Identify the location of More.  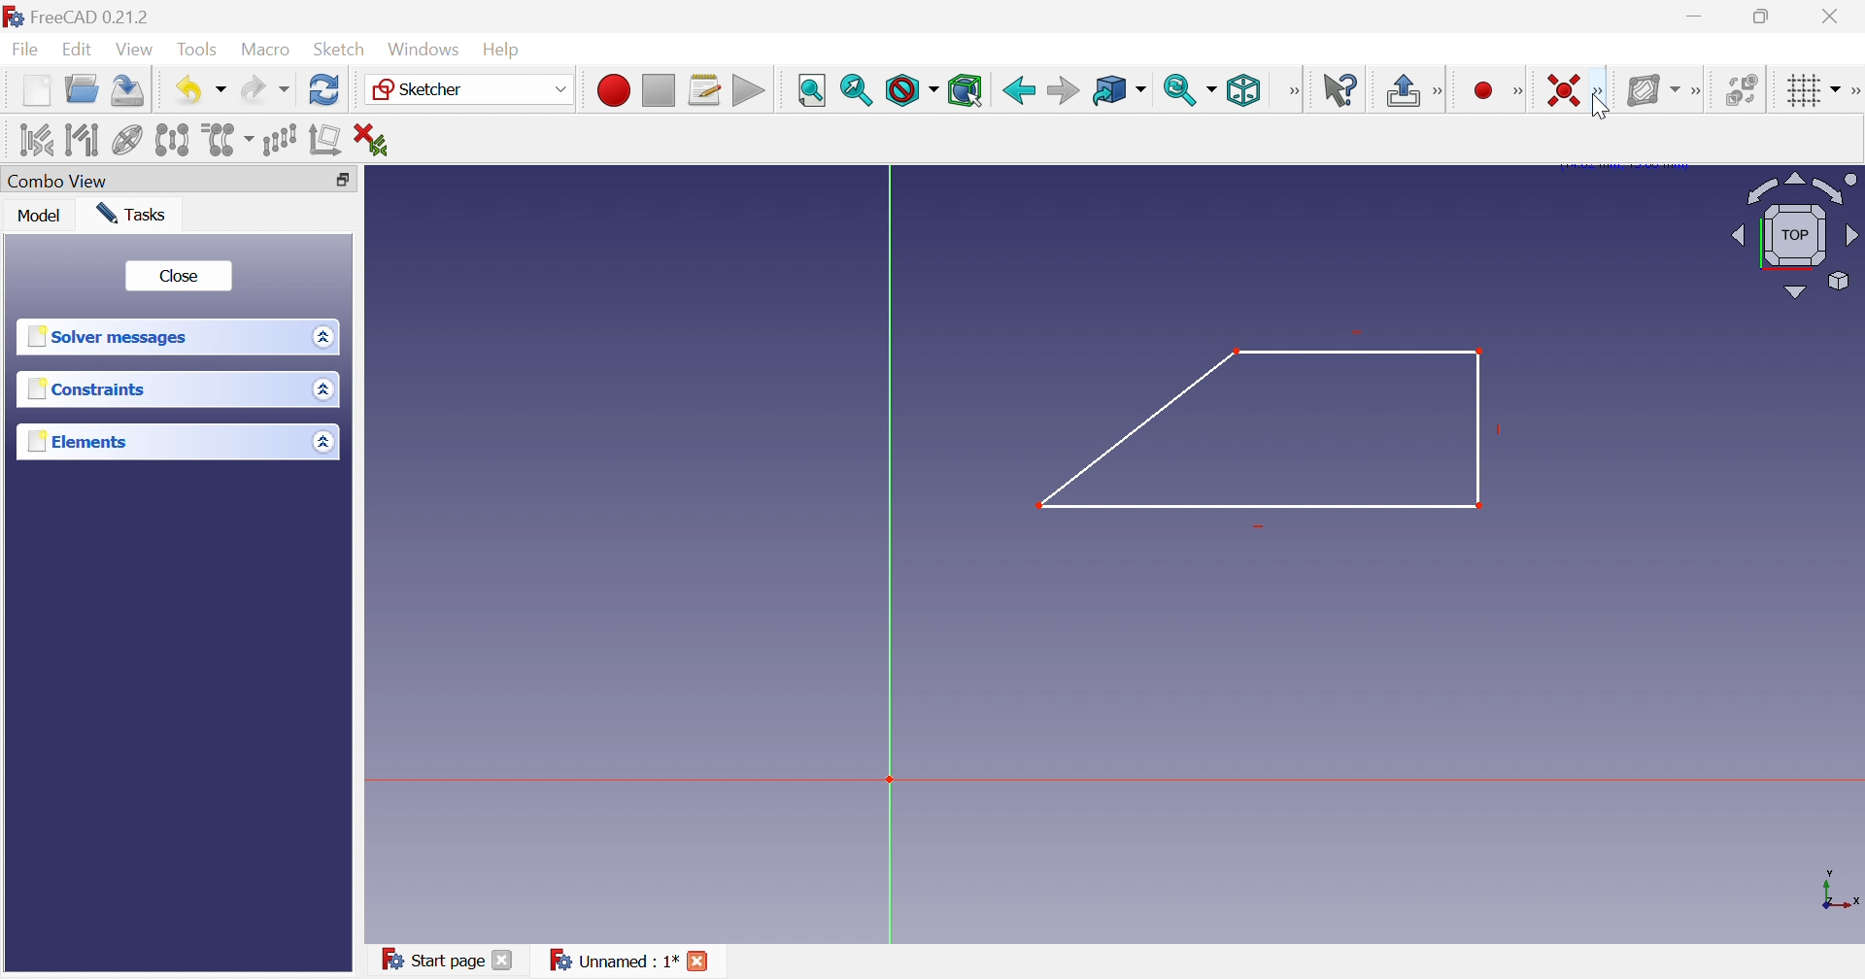
(1853, 88).